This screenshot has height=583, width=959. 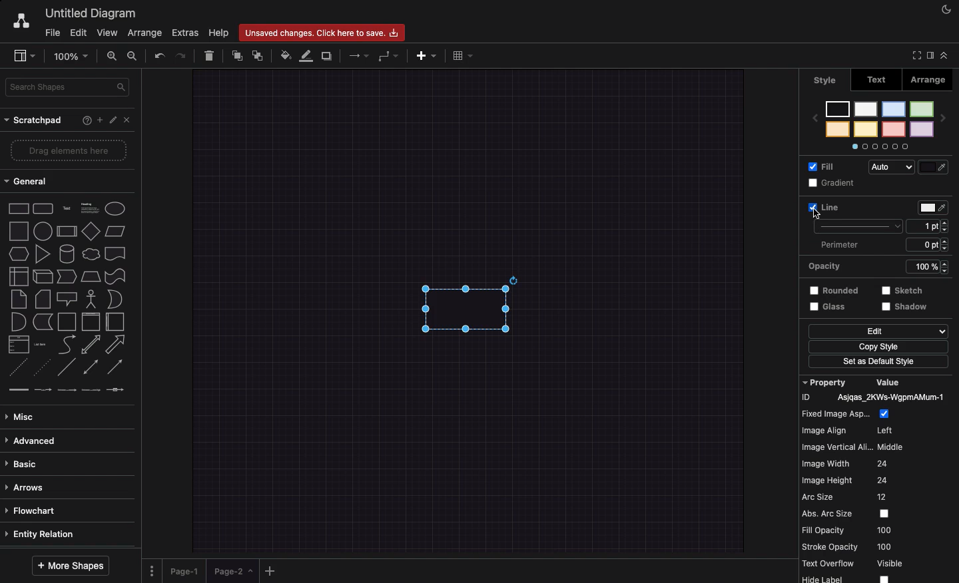 I want to click on parallelogram, so click(x=117, y=232).